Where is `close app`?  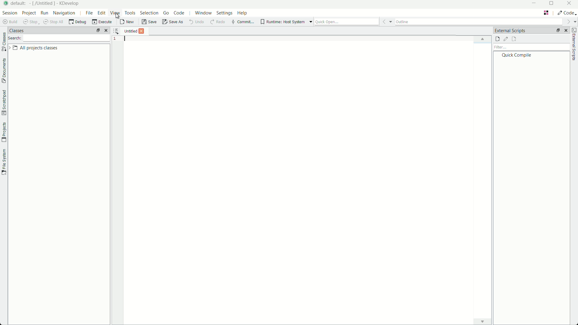 close app is located at coordinates (569, 5).